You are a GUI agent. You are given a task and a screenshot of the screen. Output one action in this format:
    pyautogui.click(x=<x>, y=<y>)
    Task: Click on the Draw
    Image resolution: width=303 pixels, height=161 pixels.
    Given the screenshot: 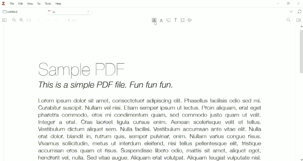 What is the action you would take?
    pyautogui.click(x=190, y=20)
    